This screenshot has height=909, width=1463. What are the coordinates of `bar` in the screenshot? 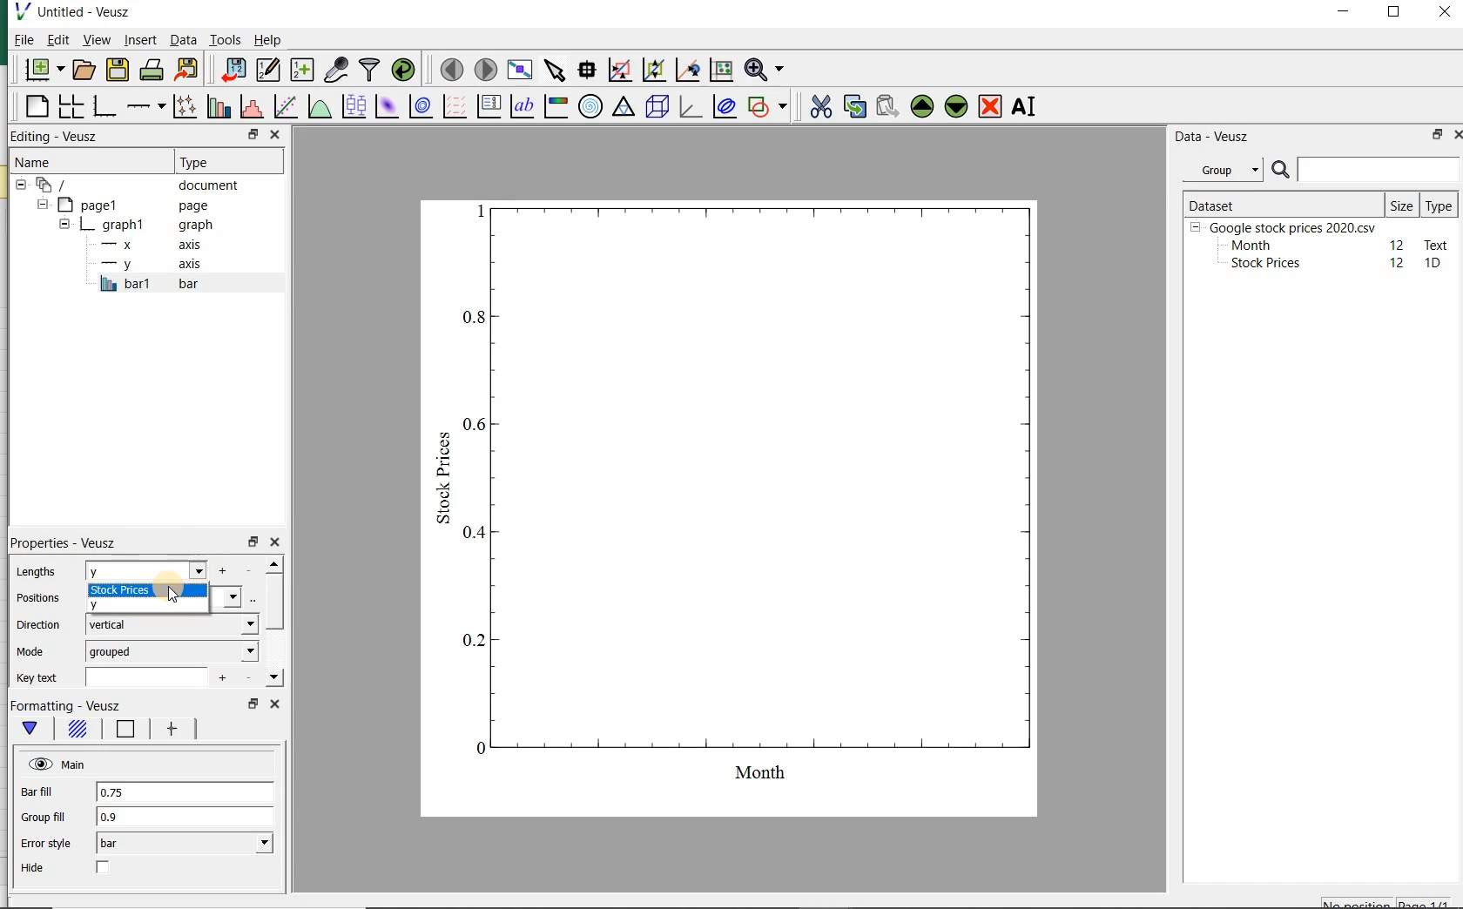 It's located at (183, 844).